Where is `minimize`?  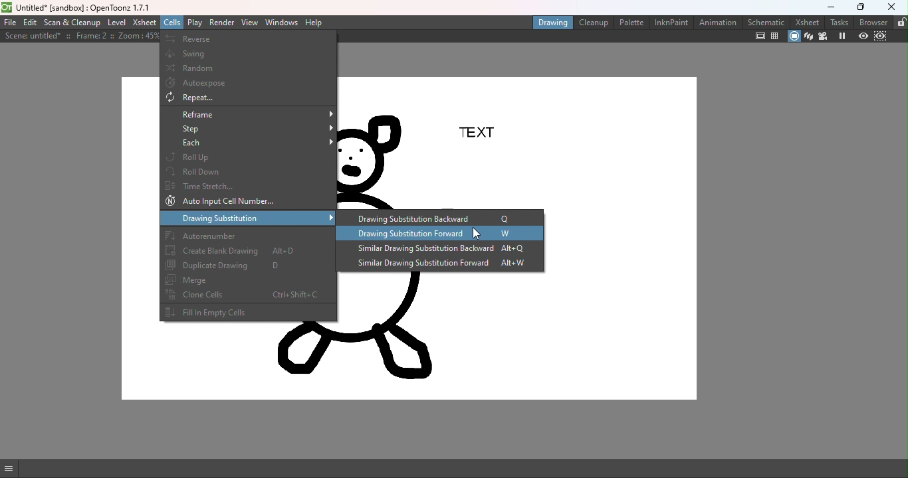 minimize is located at coordinates (830, 8).